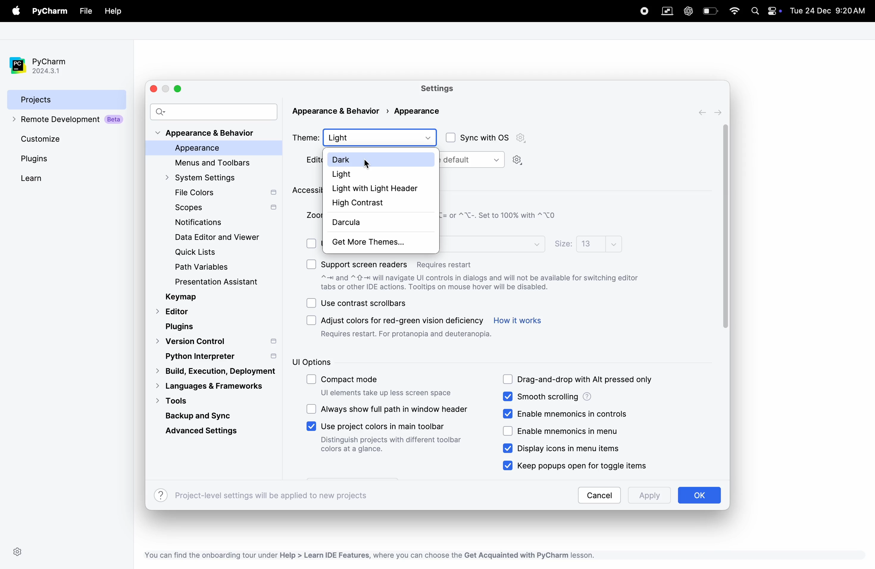 This screenshot has width=875, height=569. What do you see at coordinates (175, 312) in the screenshot?
I see `editor` at bounding box center [175, 312].